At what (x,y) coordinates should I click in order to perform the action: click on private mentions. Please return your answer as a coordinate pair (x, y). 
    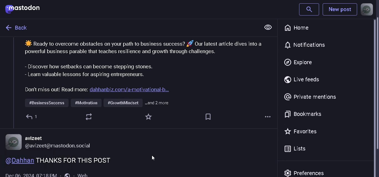
    Looking at the image, I should click on (310, 97).